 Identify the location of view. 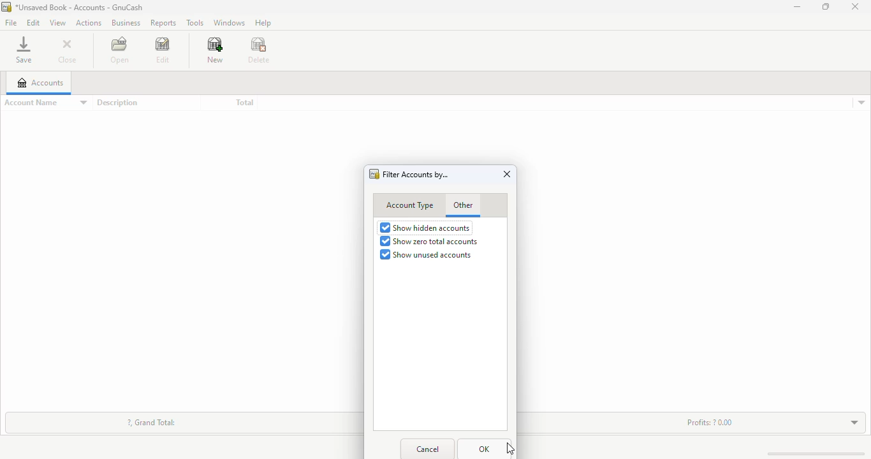
(57, 22).